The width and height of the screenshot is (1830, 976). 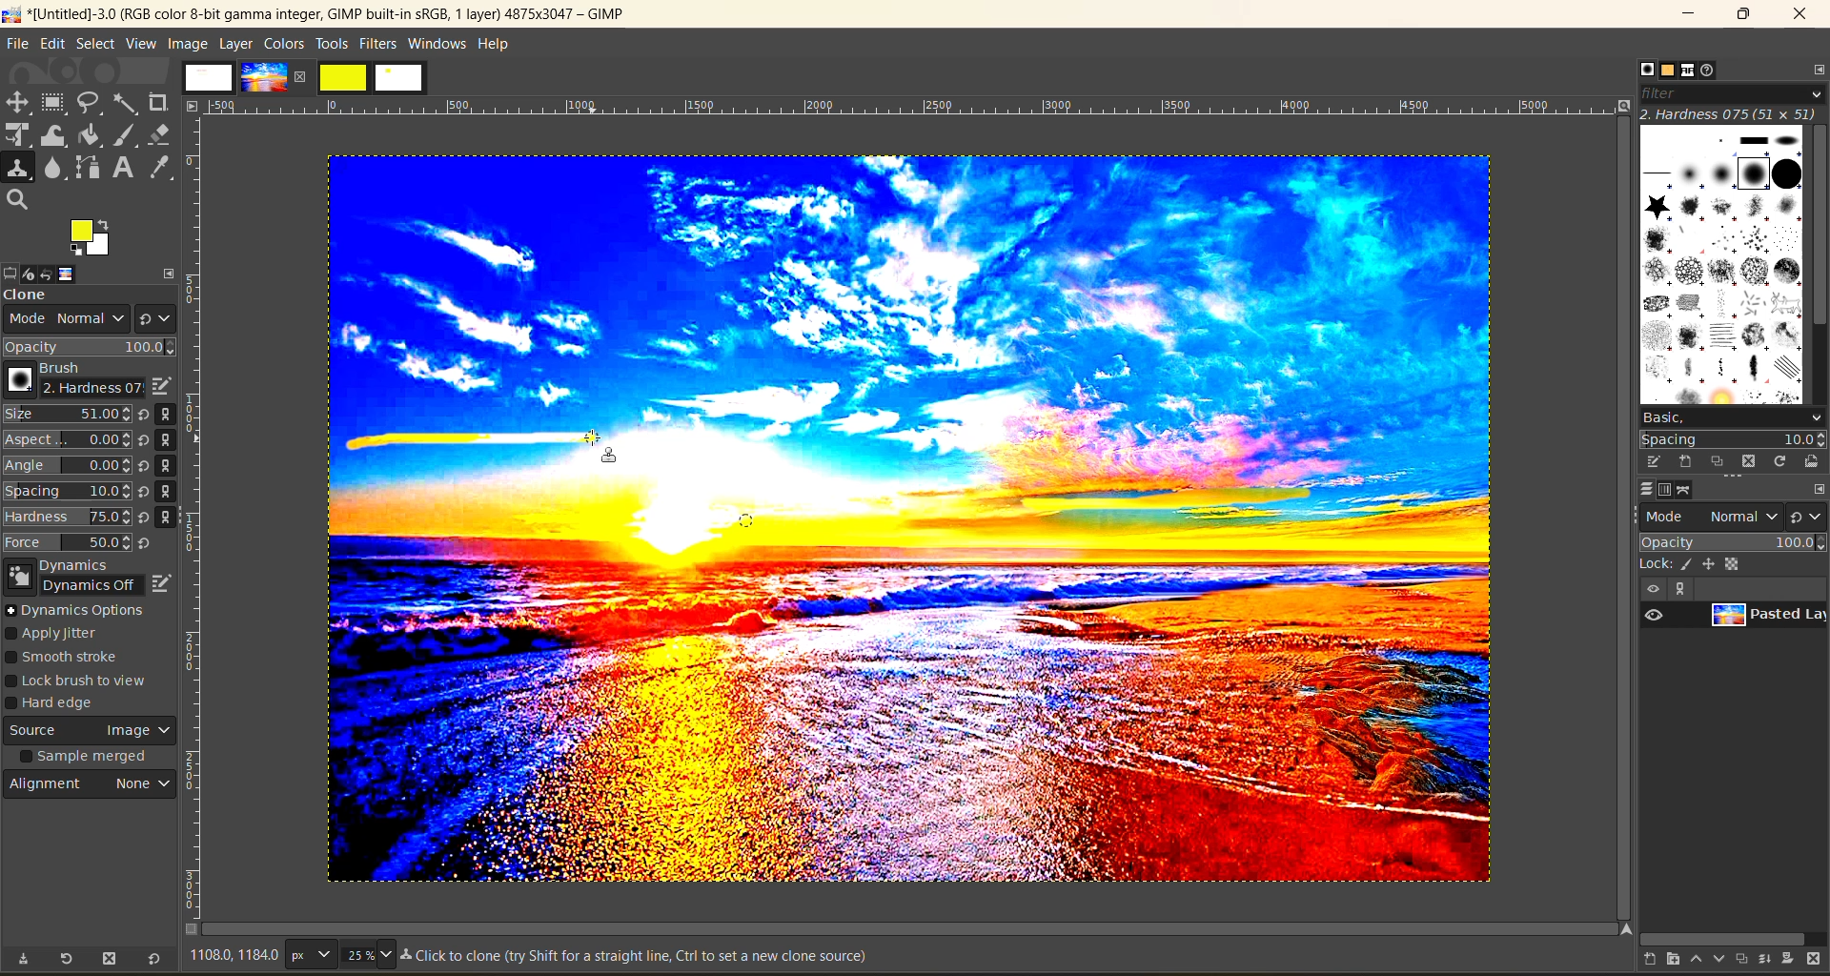 I want to click on view, so click(x=1651, y=589).